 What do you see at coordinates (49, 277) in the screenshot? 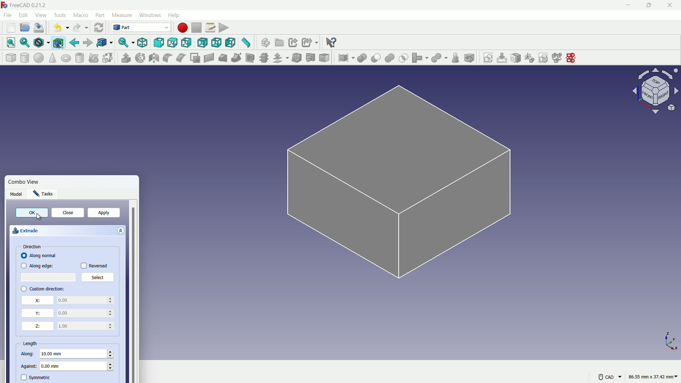
I see `select place` at bounding box center [49, 277].